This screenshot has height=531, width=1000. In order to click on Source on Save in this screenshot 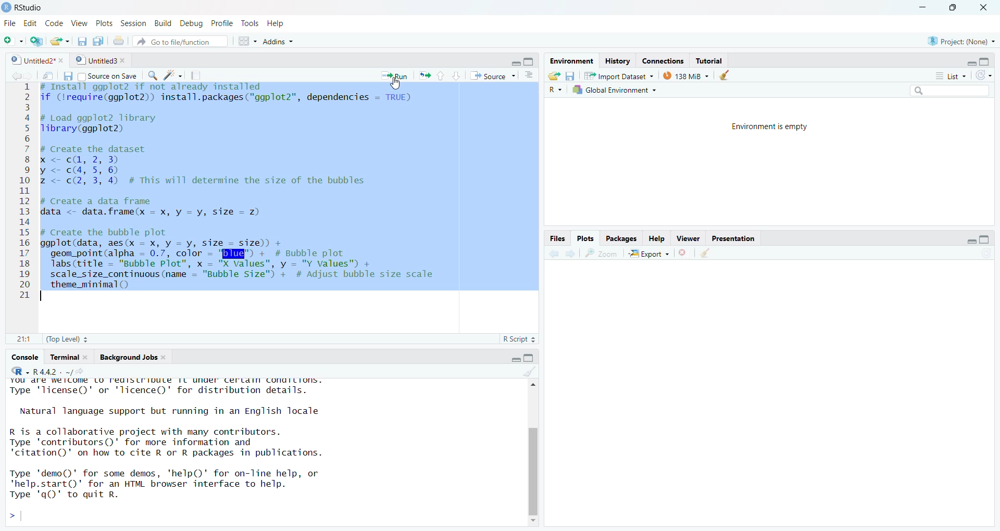, I will do `click(109, 76)`.